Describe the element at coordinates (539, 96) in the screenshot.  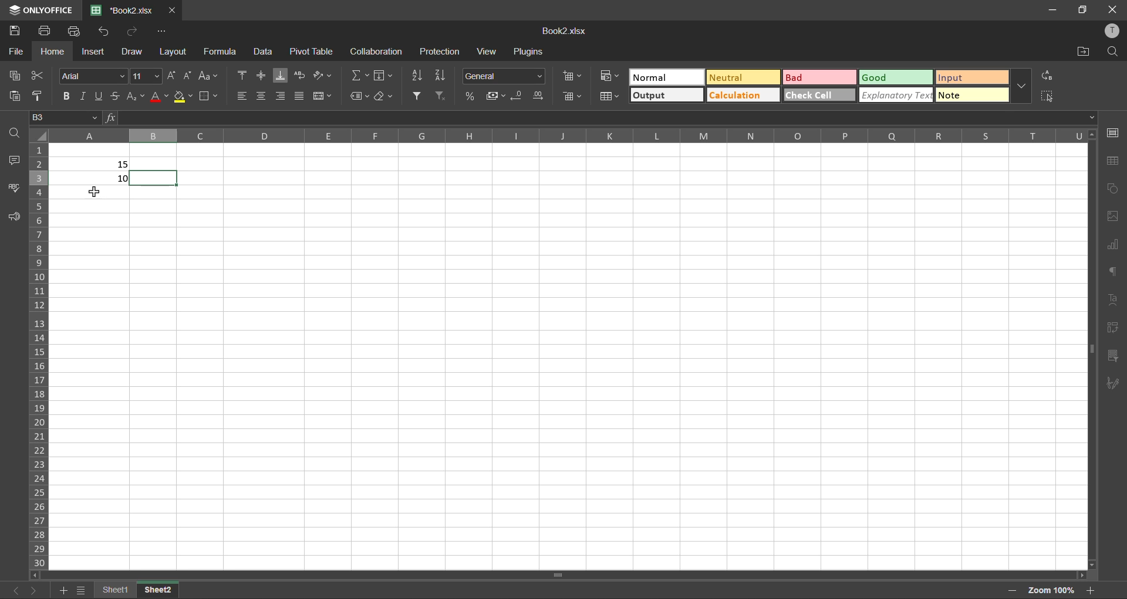
I see `increase decimal` at that location.